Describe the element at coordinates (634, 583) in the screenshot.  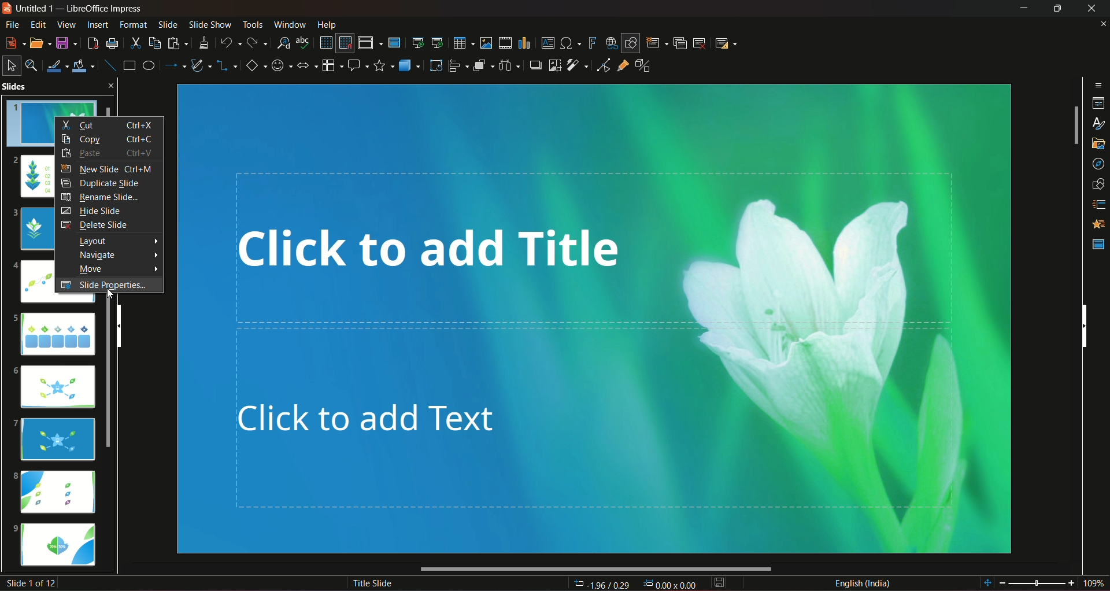
I see `dimensions` at that location.